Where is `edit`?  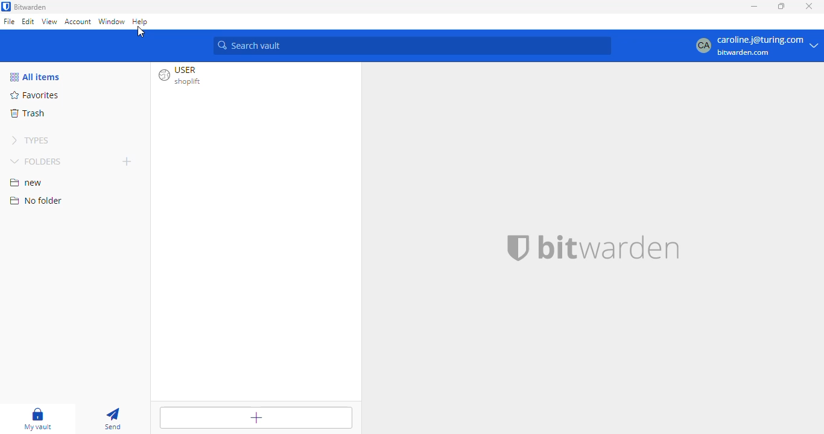
edit is located at coordinates (28, 21).